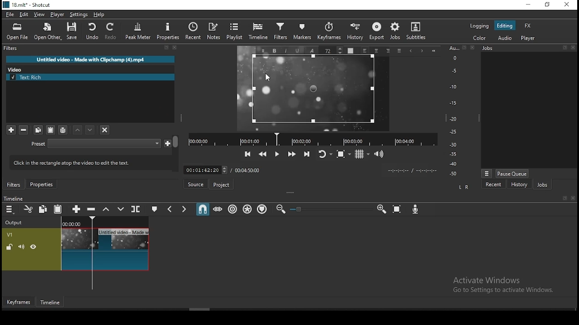  I want to click on ripple, so click(232, 209).